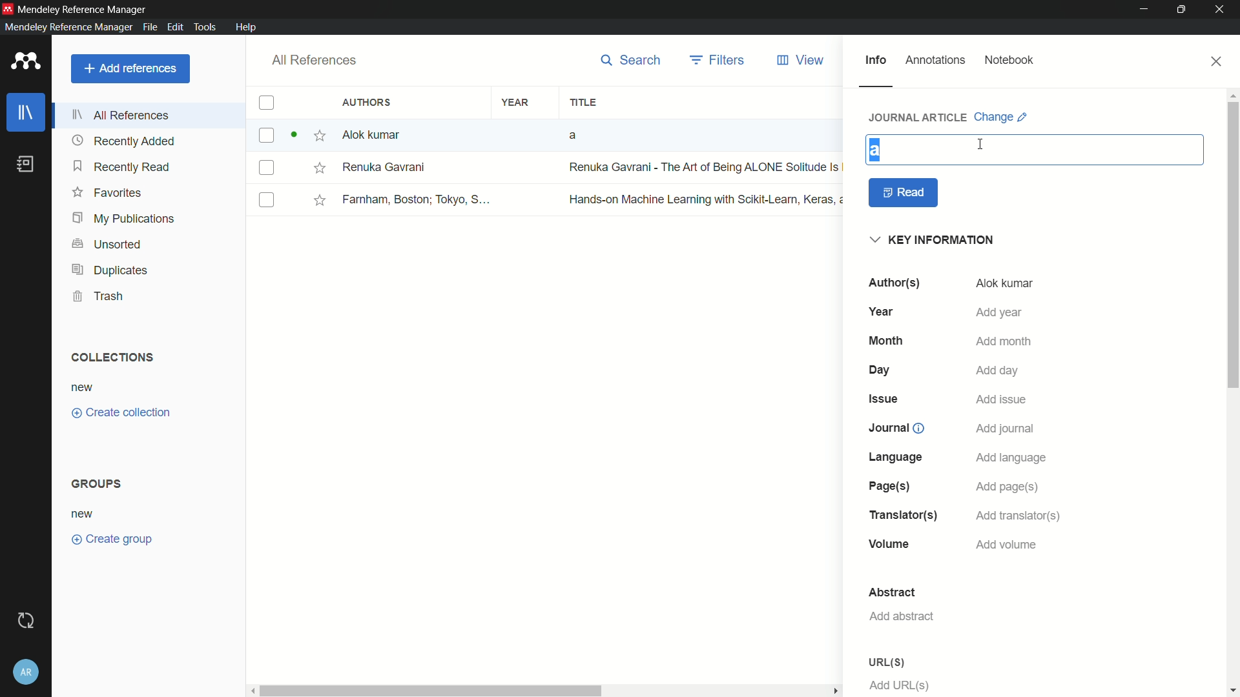 Image resolution: width=1240 pixels, height=697 pixels. I want to click on collections, so click(111, 358).